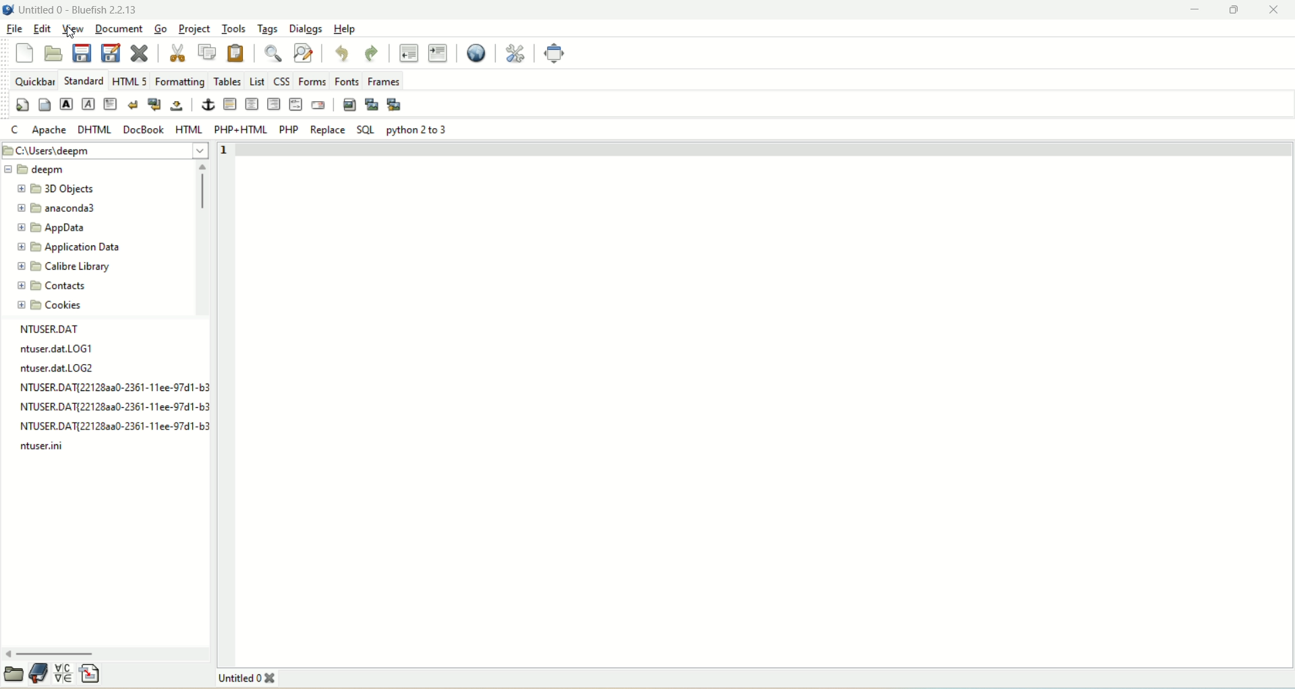 The image size is (1295, 689). Describe the element at coordinates (23, 104) in the screenshot. I see `quickstart` at that location.